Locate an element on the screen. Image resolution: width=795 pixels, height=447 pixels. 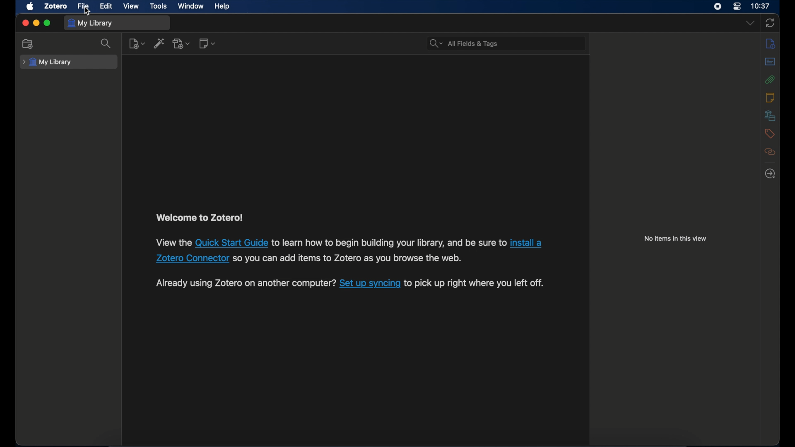
edit is located at coordinates (106, 7).